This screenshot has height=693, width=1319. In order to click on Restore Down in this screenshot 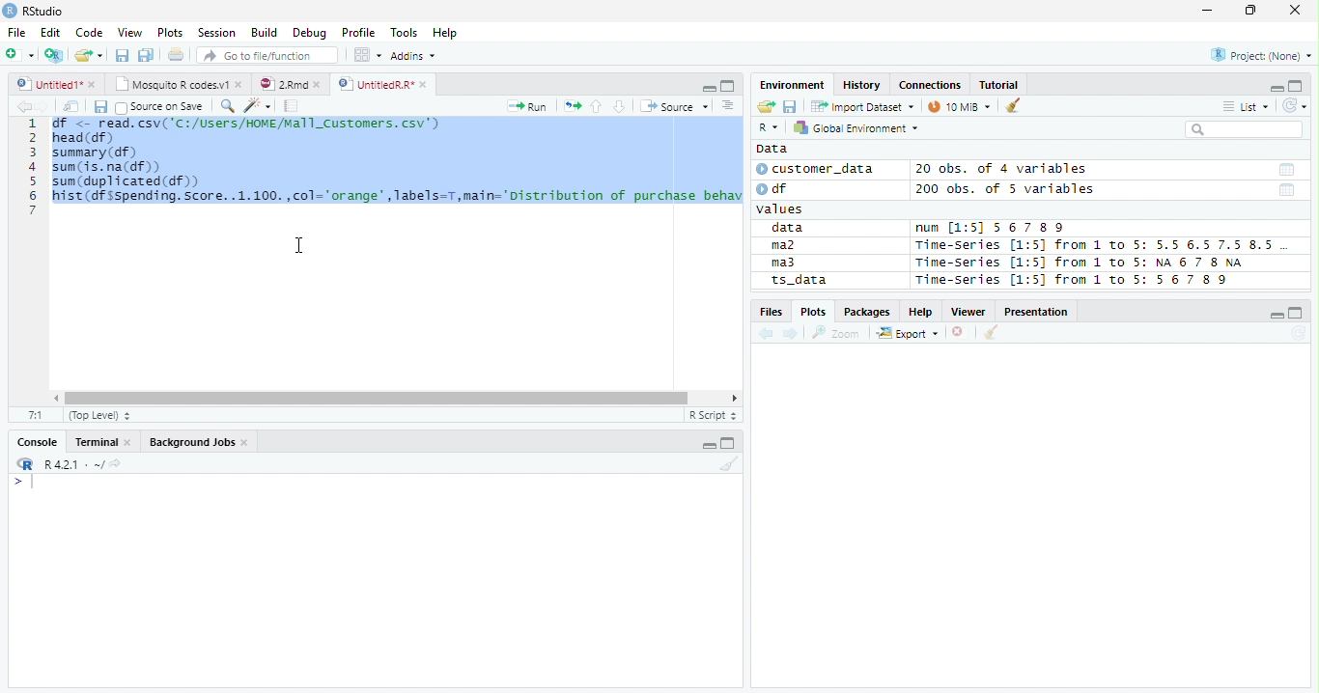, I will do `click(1253, 11)`.